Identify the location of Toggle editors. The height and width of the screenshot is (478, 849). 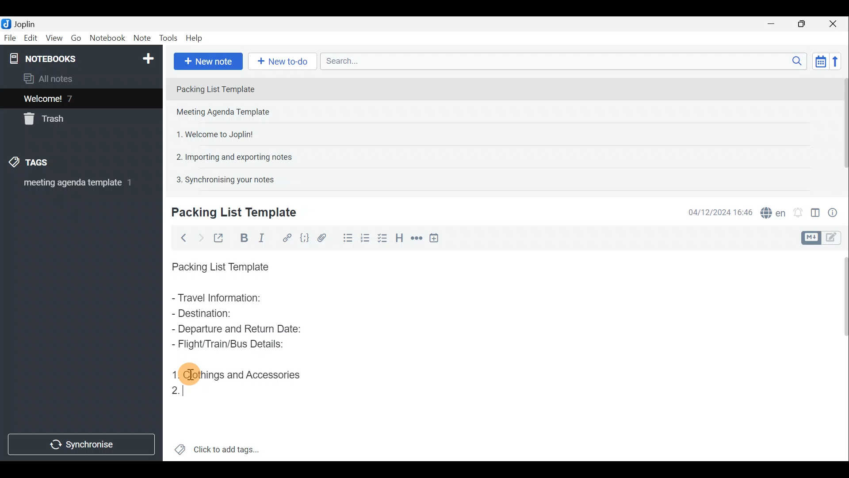
(836, 239).